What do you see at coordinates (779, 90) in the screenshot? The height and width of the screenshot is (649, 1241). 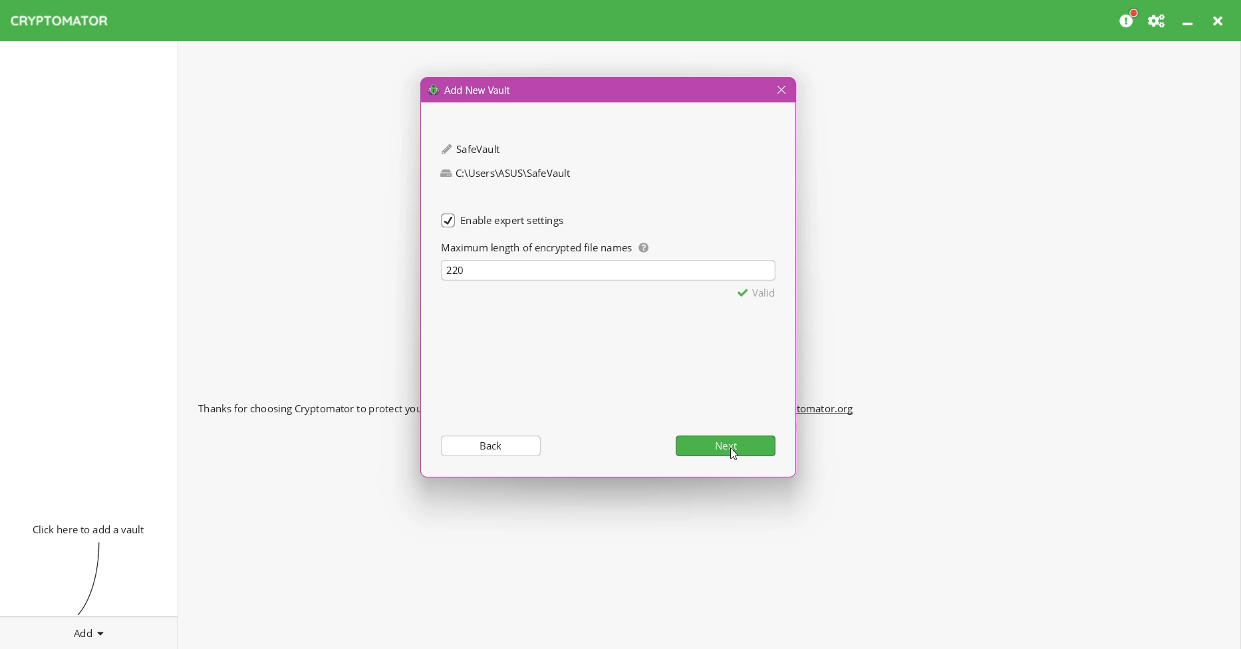 I see `Close` at bounding box center [779, 90].